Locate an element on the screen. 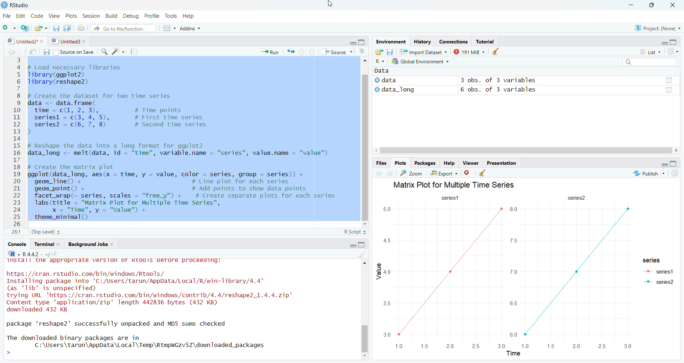 The width and height of the screenshot is (684, 363). minimize is located at coordinates (352, 246).